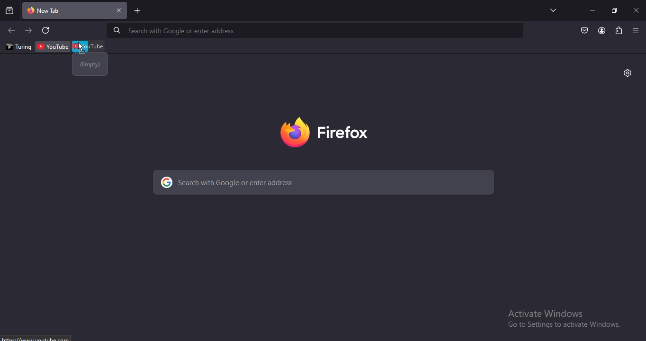 Image resolution: width=646 pixels, height=341 pixels. I want to click on , so click(584, 31).